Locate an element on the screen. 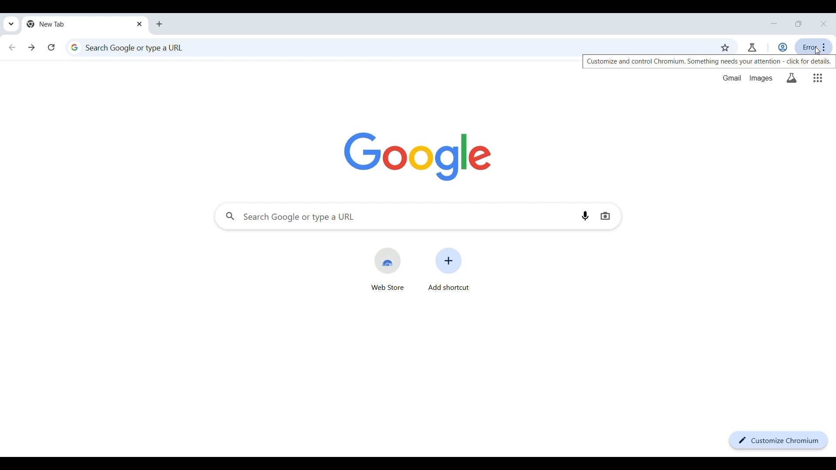 The width and height of the screenshot is (836, 470). Minimize is located at coordinates (774, 23).